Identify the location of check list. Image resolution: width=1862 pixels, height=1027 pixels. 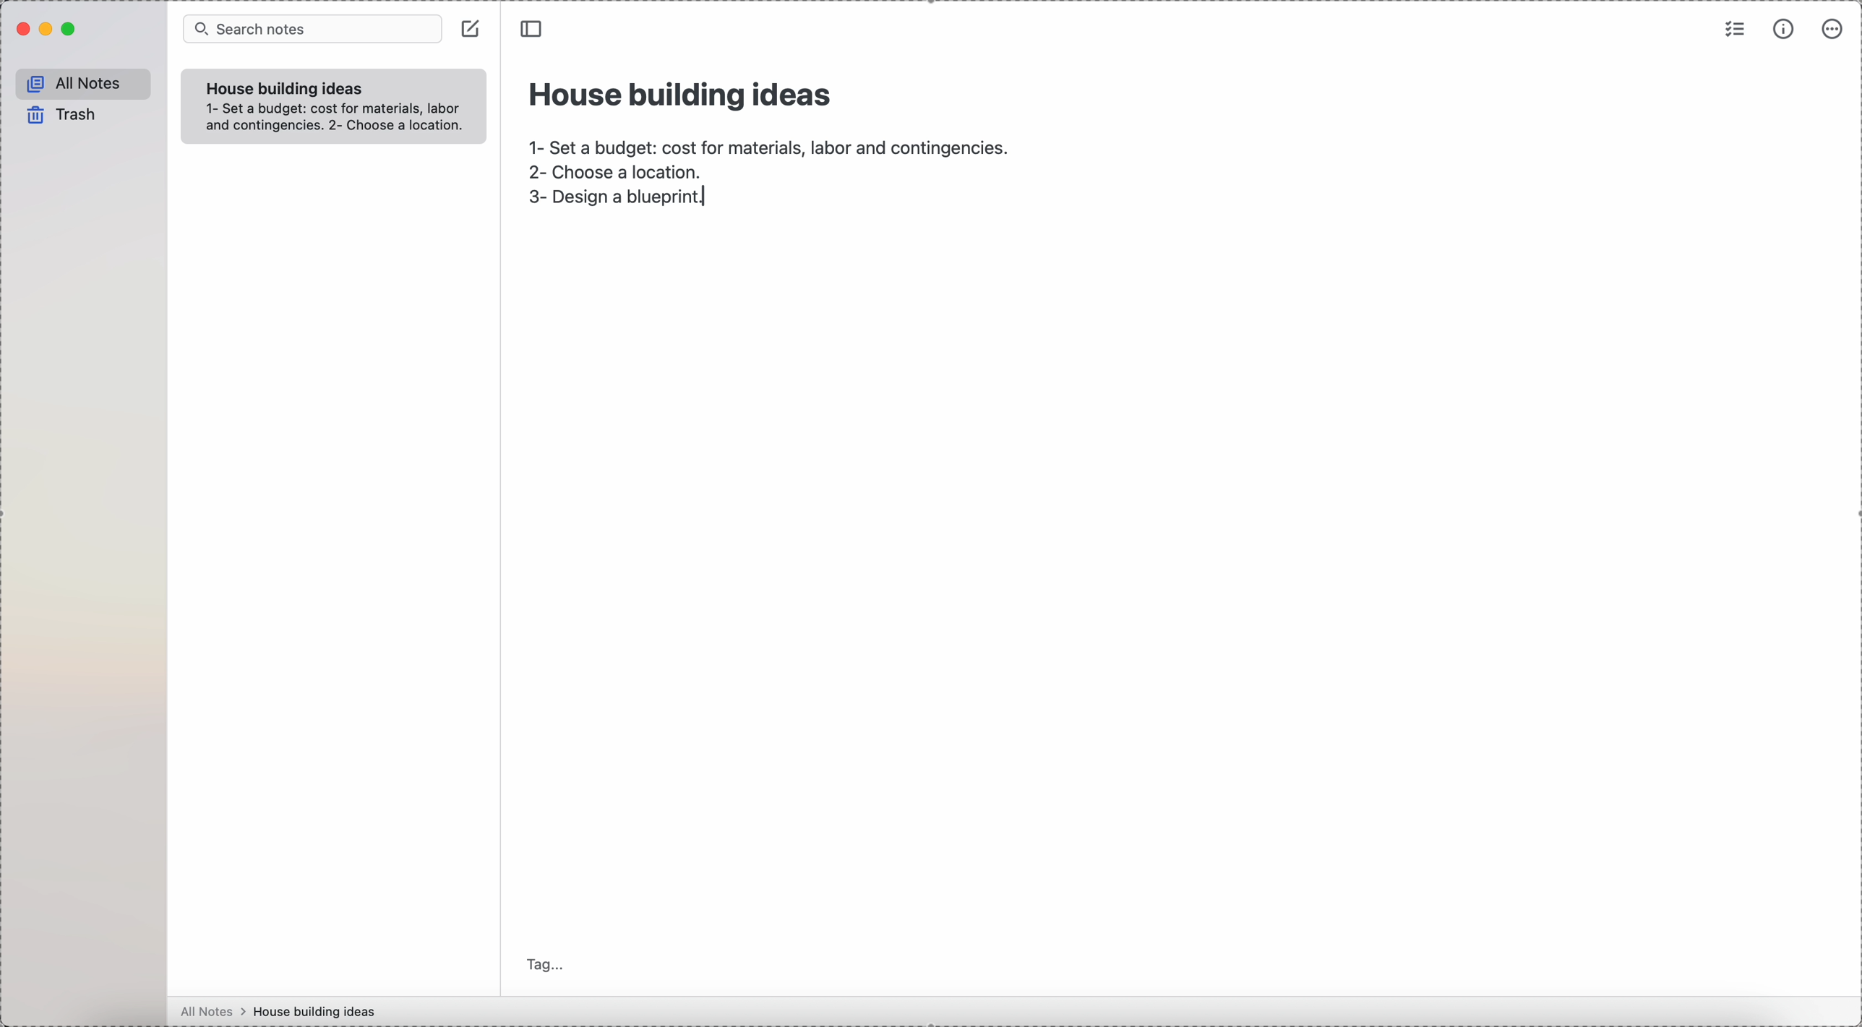
(1733, 31).